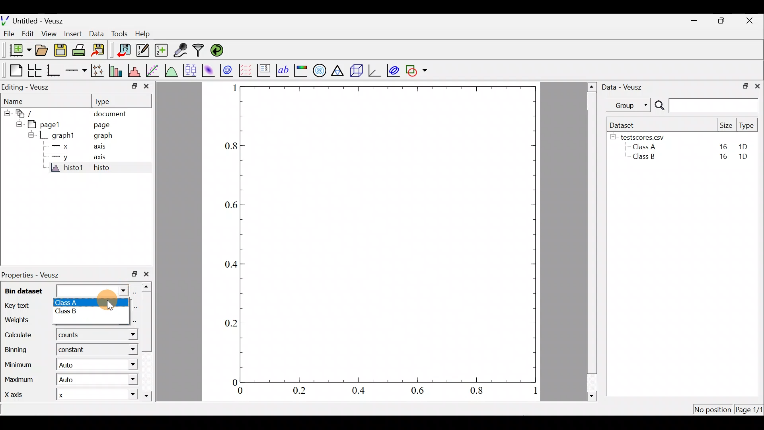 The width and height of the screenshot is (764, 430). What do you see at coordinates (102, 168) in the screenshot?
I see `histo` at bounding box center [102, 168].